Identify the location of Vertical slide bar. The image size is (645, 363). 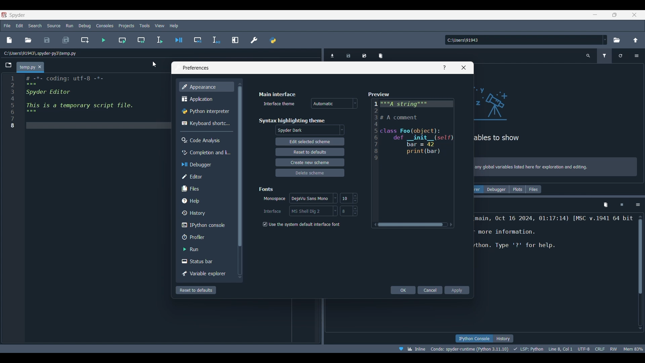
(640, 273).